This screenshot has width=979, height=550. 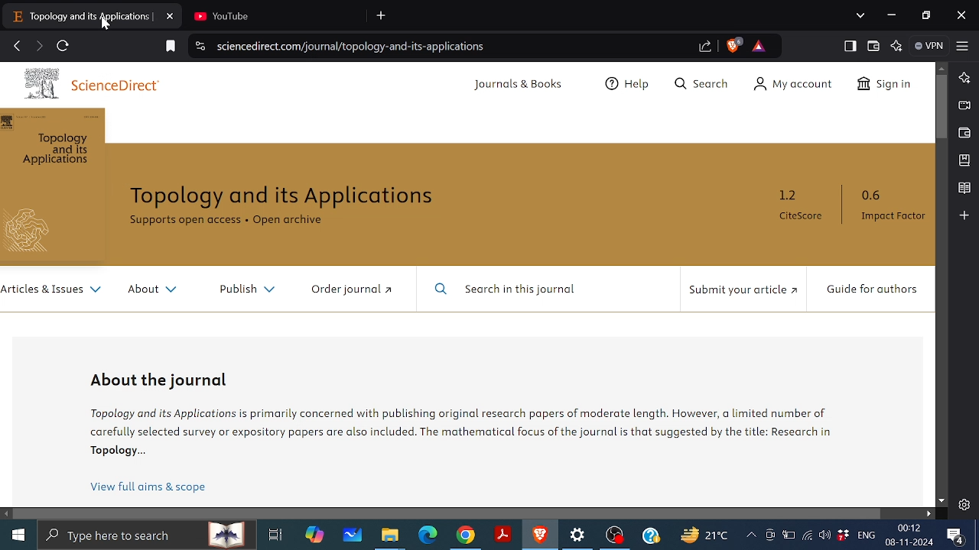 I want to click on Current tab, so click(x=80, y=15).